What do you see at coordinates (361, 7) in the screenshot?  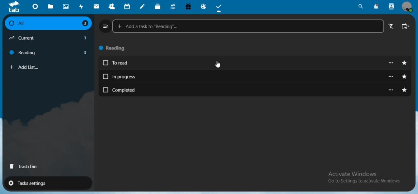 I see `search` at bounding box center [361, 7].